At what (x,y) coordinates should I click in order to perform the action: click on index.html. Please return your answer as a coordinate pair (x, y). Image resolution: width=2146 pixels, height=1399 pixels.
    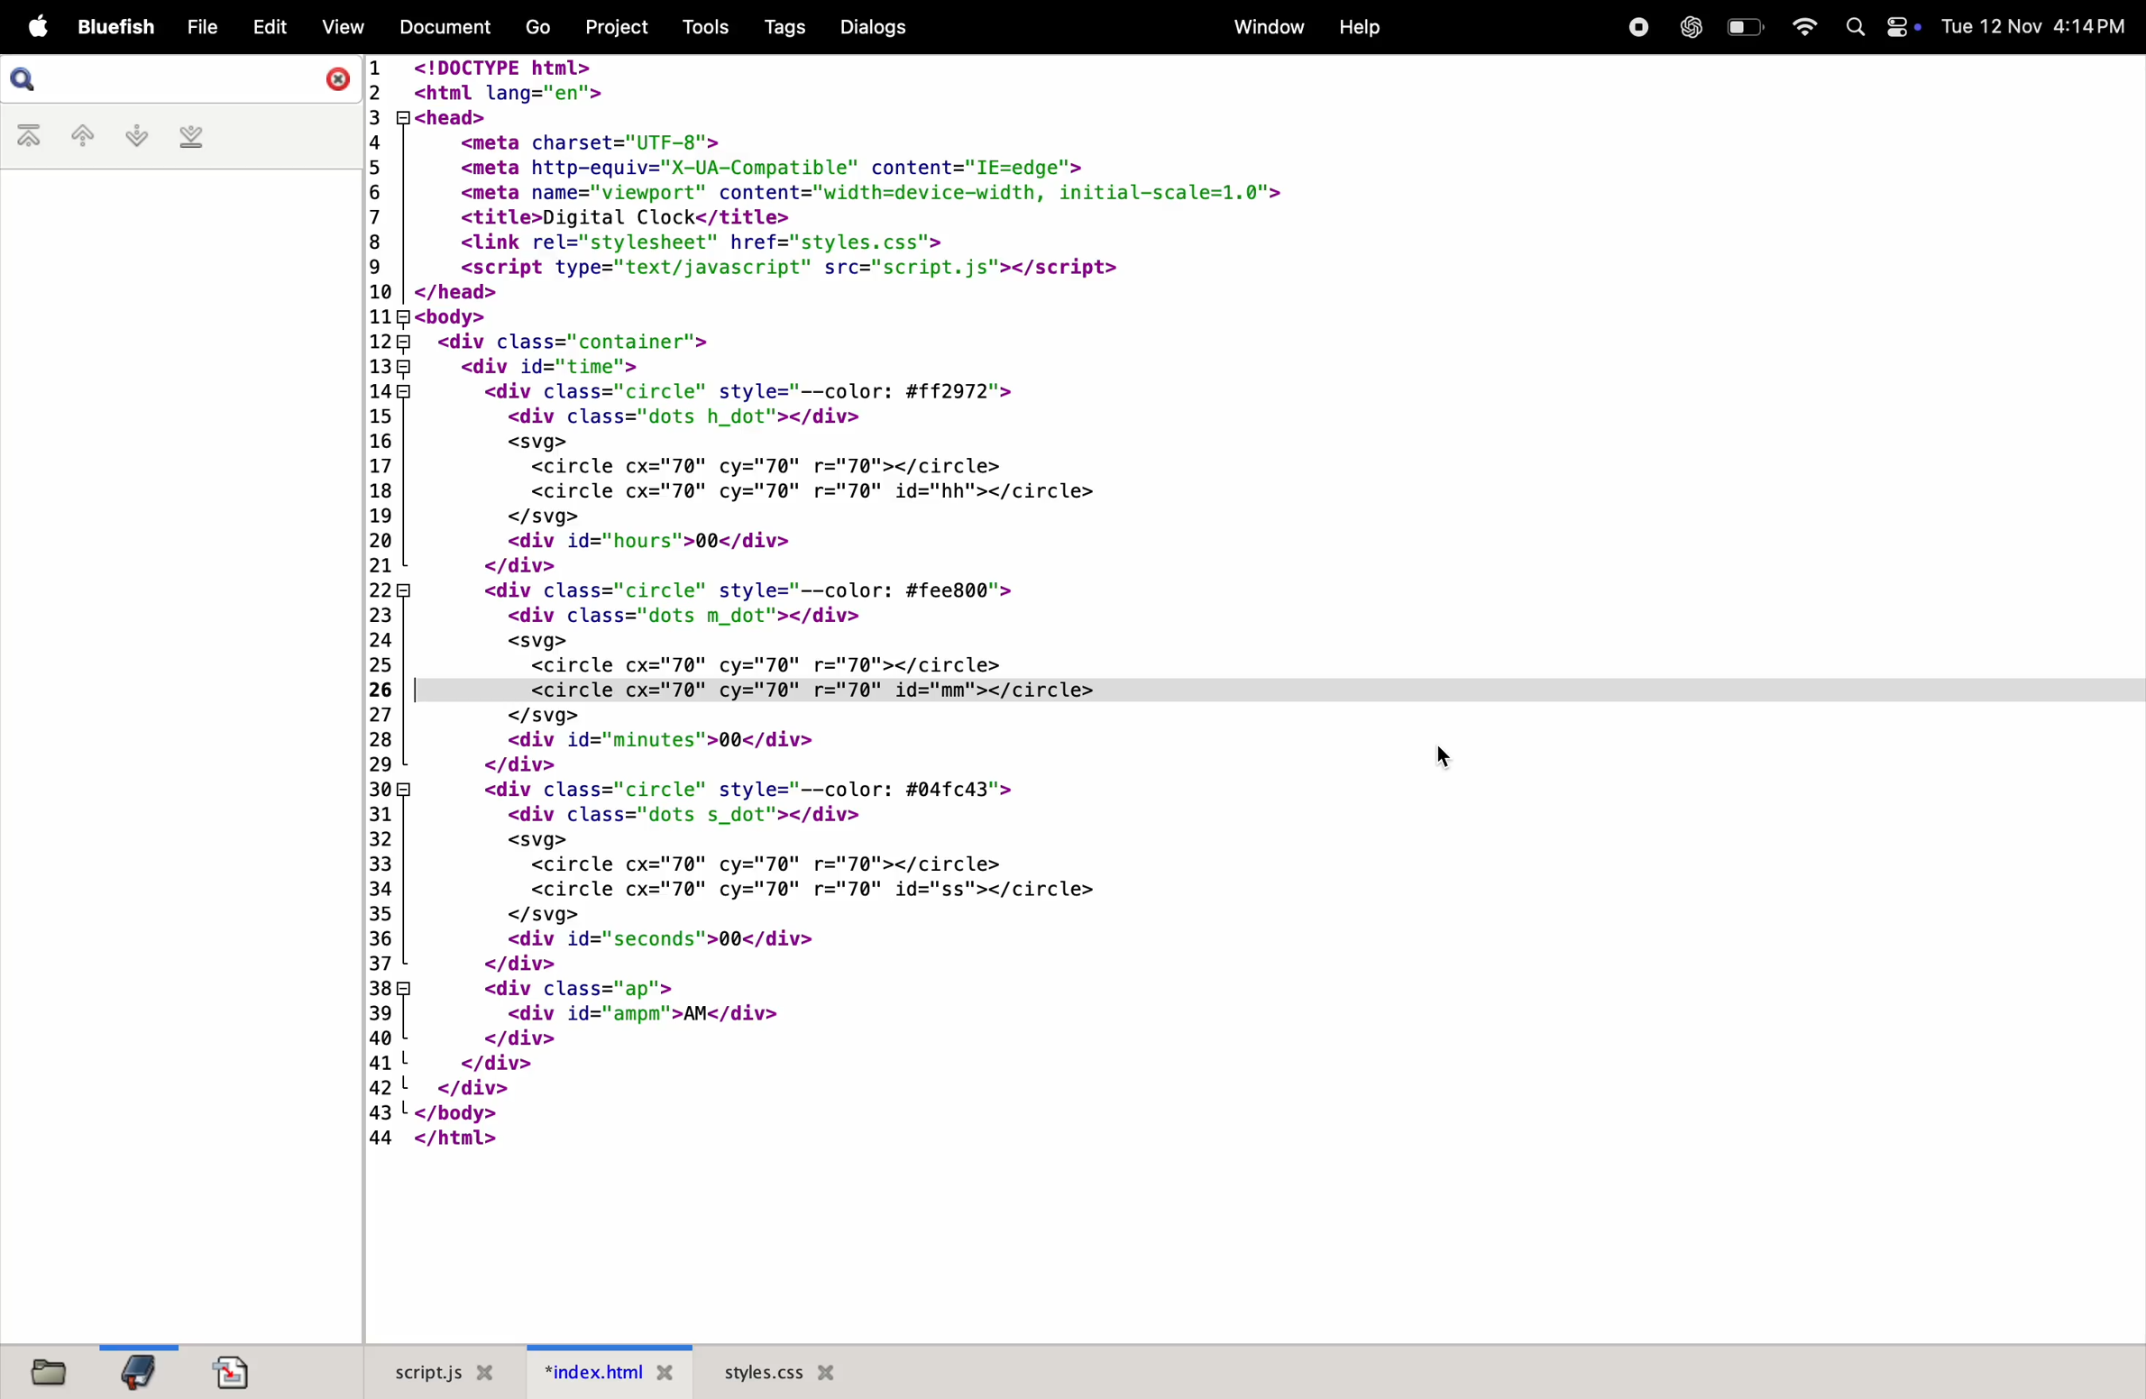
    Looking at the image, I should click on (613, 1373).